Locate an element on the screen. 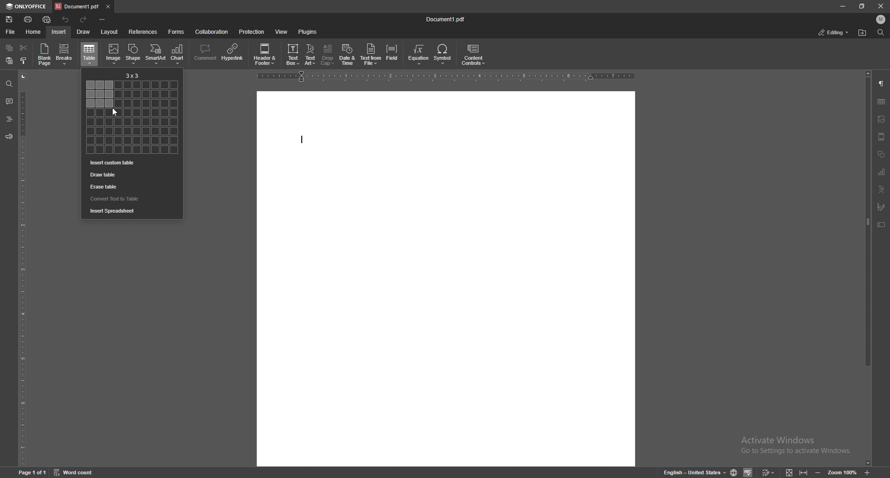 Image resolution: width=890 pixels, height=478 pixels. redo is located at coordinates (83, 20).